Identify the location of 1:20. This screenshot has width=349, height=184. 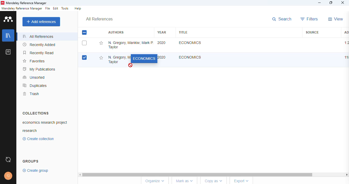
(346, 43).